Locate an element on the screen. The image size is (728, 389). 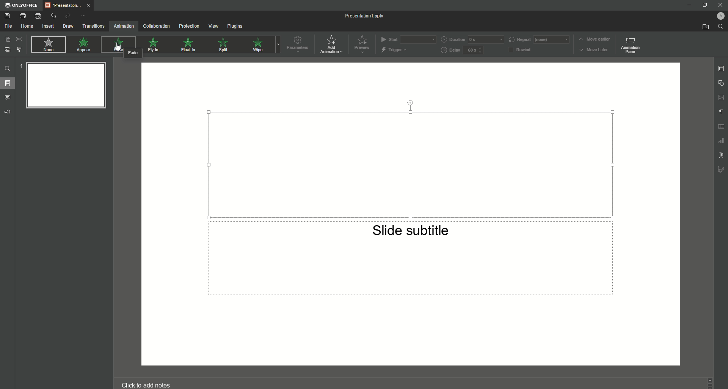
Duration is located at coordinates (472, 39).